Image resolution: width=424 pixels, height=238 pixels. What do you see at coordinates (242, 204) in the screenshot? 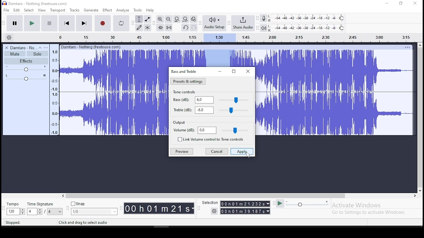
I see `00Oh01m 21.232` at bounding box center [242, 204].